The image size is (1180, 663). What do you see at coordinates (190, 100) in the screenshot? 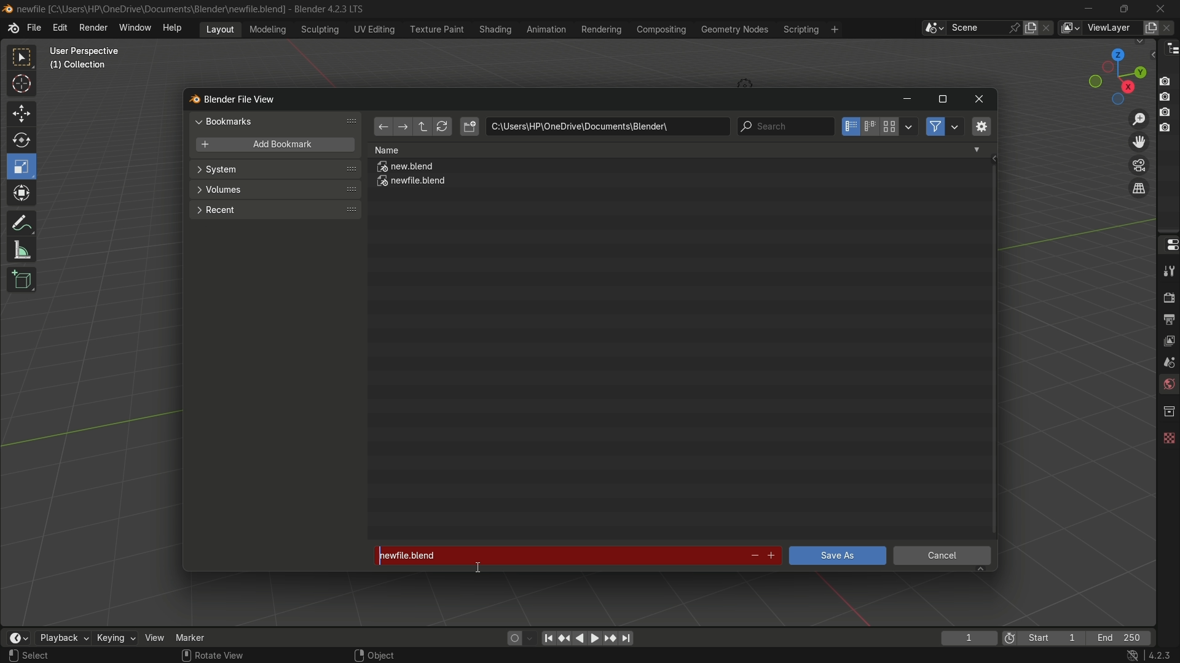
I see `blend logo` at bounding box center [190, 100].